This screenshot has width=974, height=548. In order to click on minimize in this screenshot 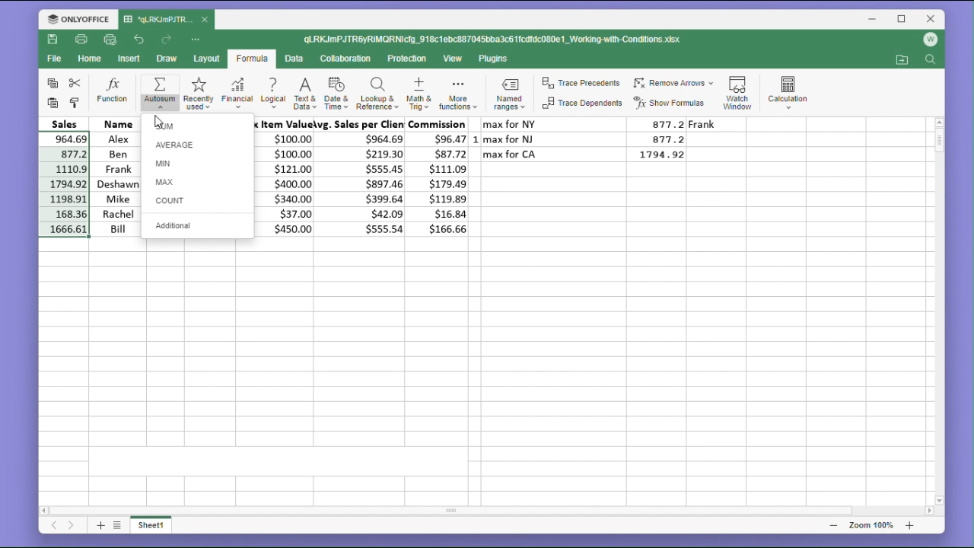, I will do `click(874, 21)`.